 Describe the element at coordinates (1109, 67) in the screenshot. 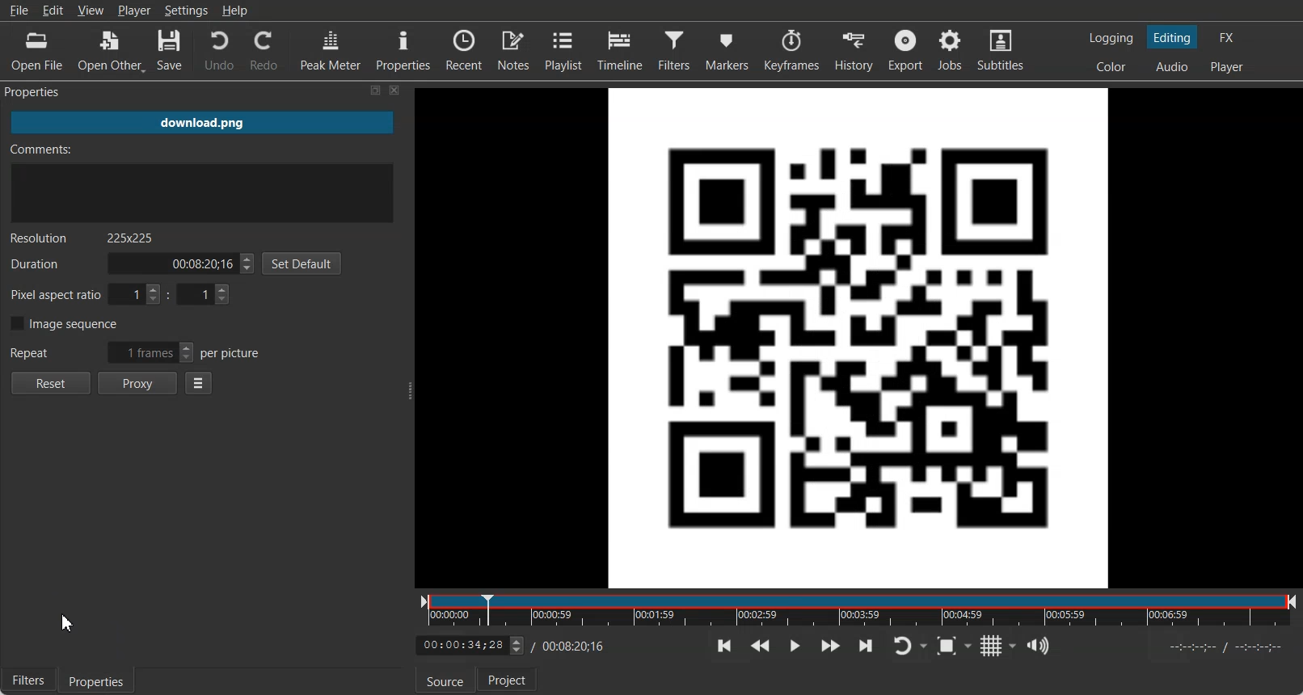

I see `Switch to Color layout` at that location.